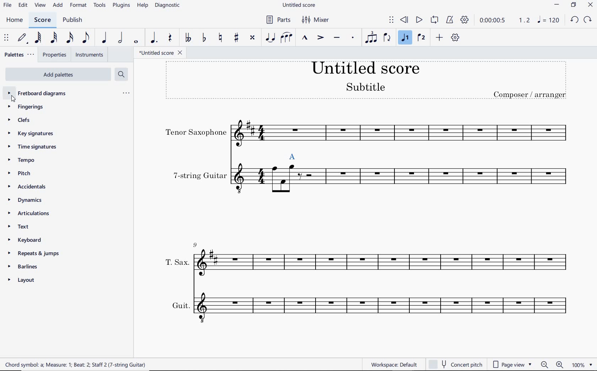 This screenshot has height=371, width=597. What do you see at coordinates (172, 38) in the screenshot?
I see `REST` at bounding box center [172, 38].